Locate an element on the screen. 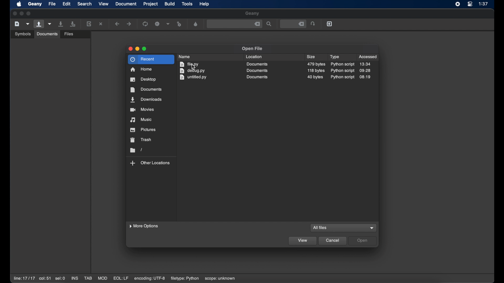 The width and height of the screenshot is (504, 283). minimize is located at coordinates (22, 13).